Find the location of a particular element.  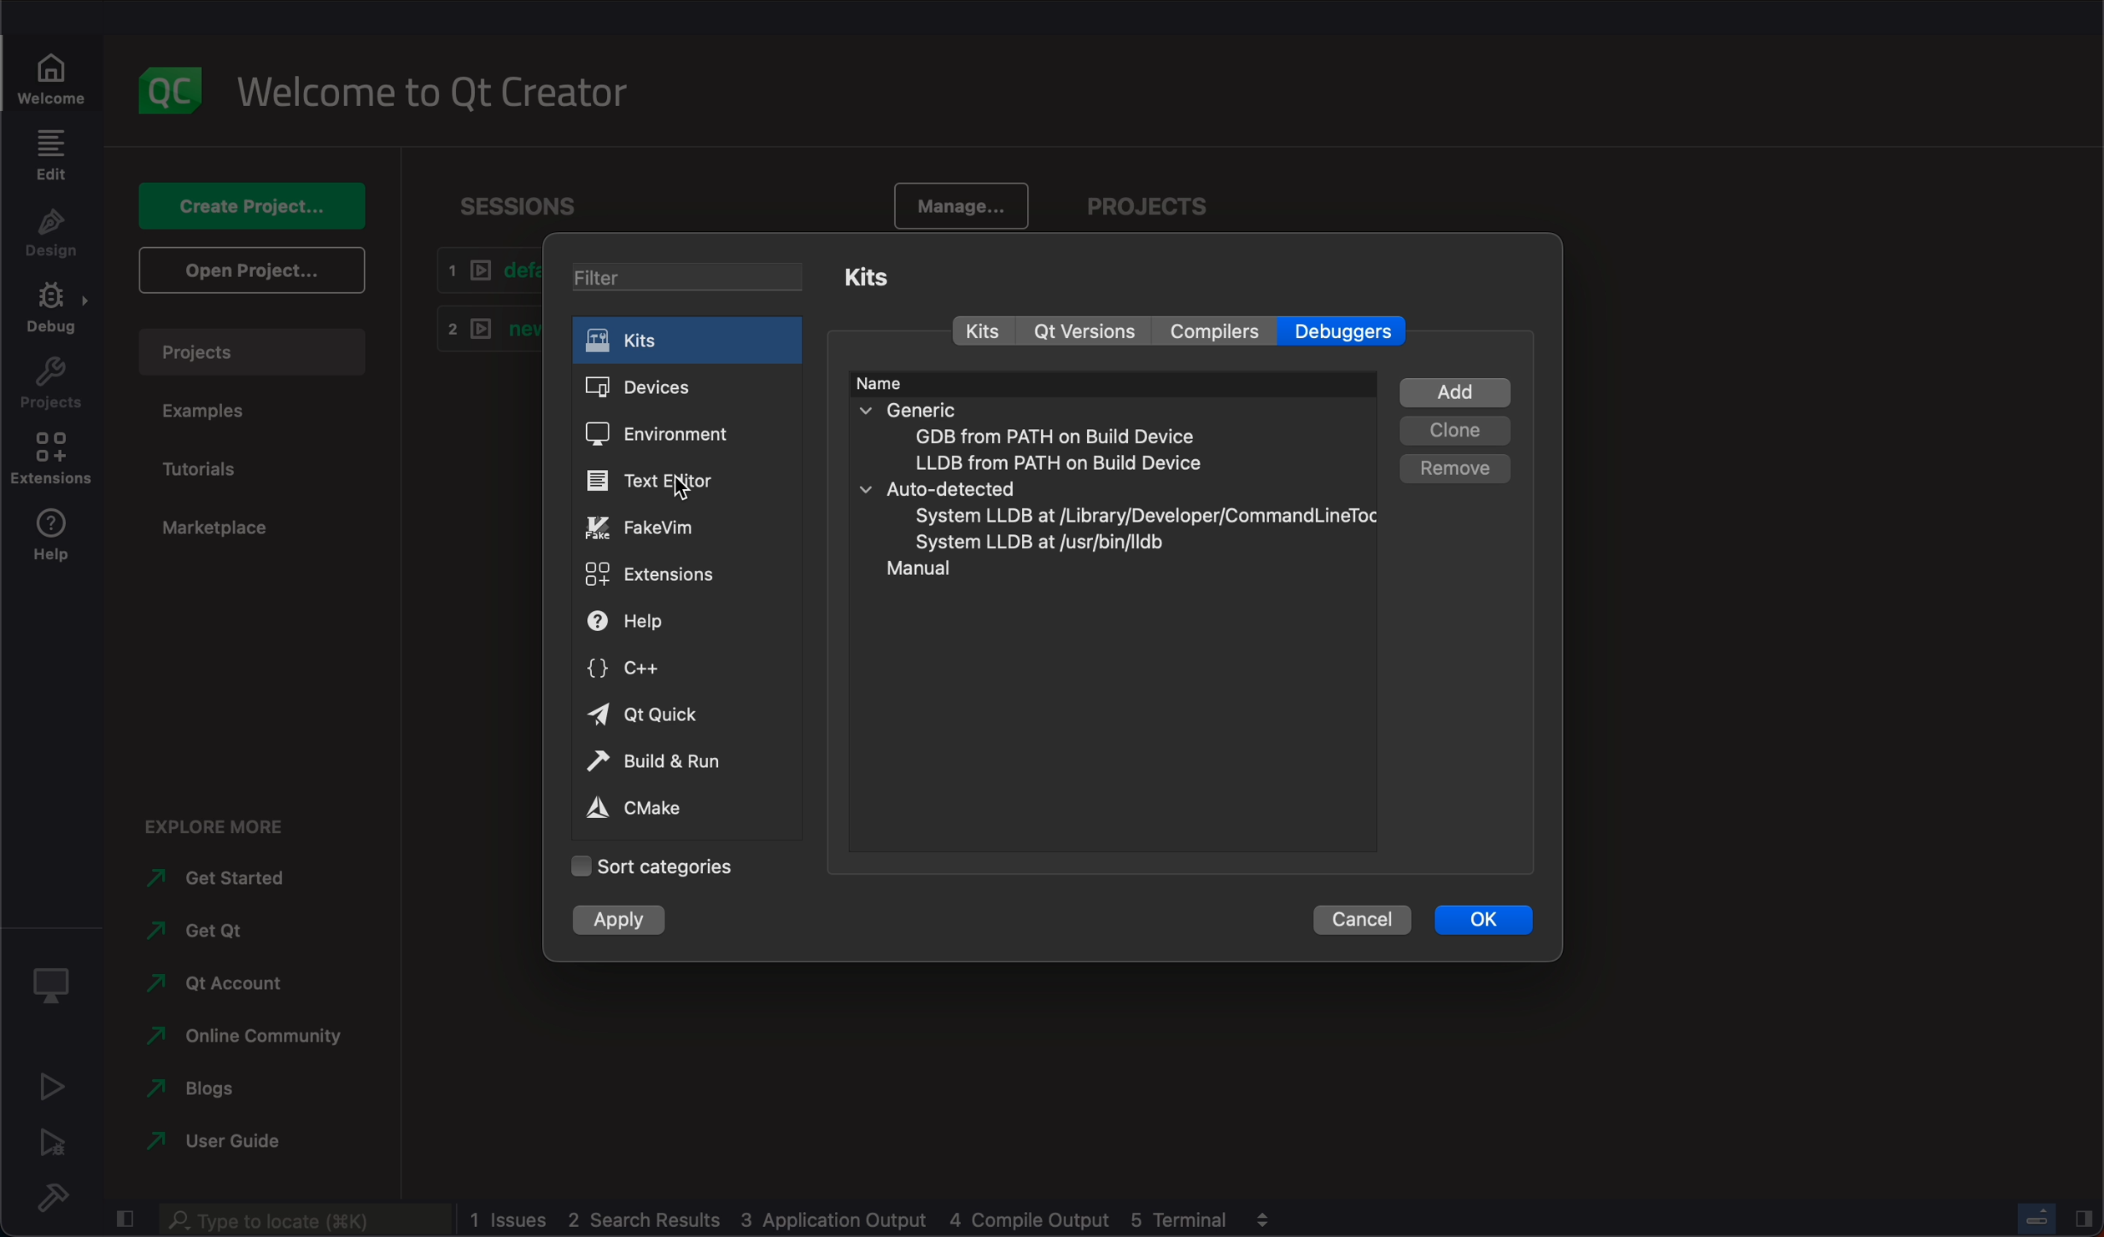

build and run is located at coordinates (685, 760).